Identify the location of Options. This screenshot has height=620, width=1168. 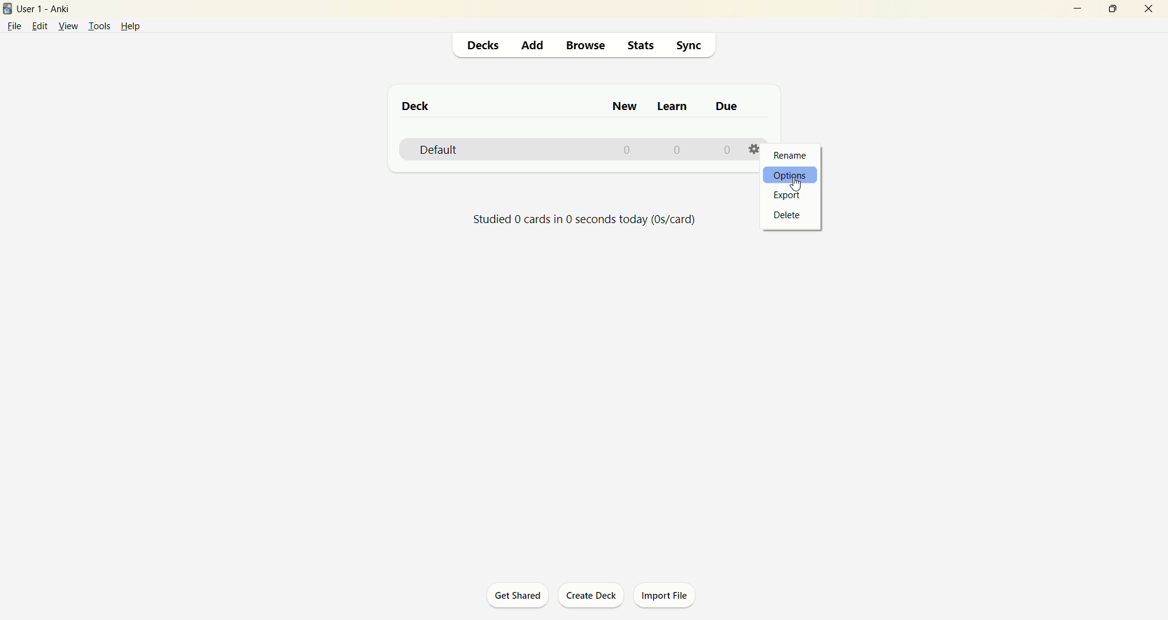
(755, 148).